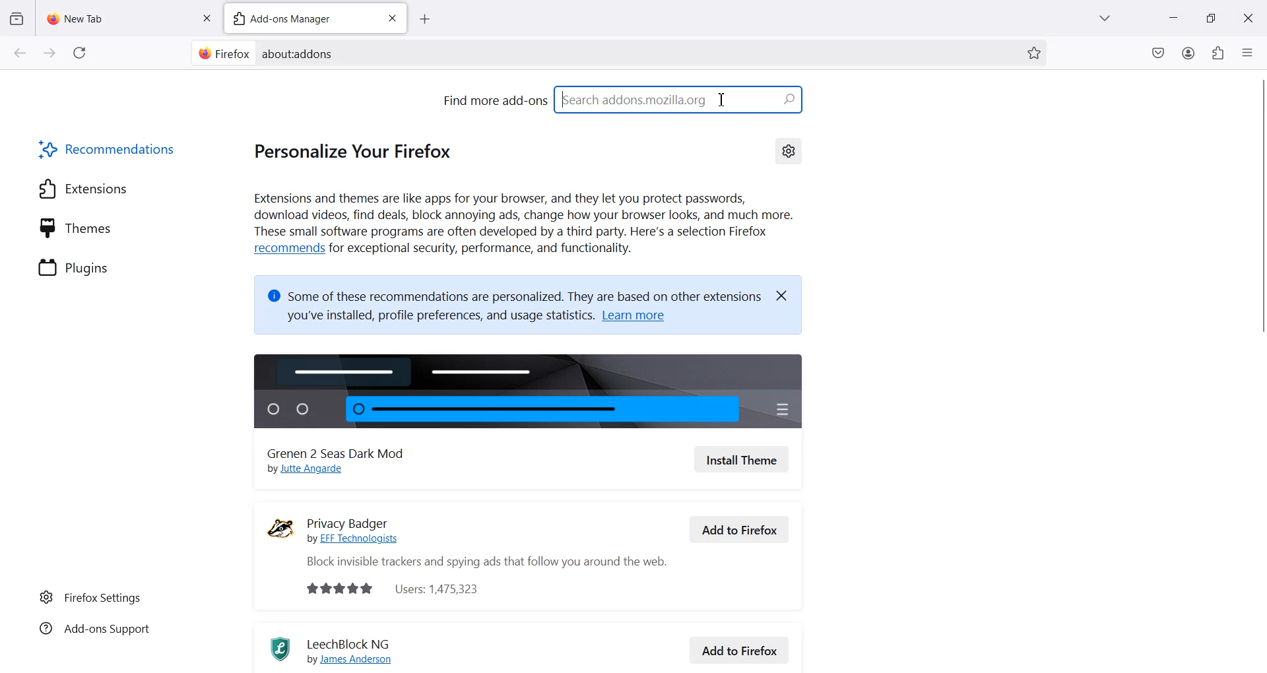  What do you see at coordinates (478, 562) in the screenshot?
I see `Block invisible trackers and spying ads that follow you around the web.` at bounding box center [478, 562].